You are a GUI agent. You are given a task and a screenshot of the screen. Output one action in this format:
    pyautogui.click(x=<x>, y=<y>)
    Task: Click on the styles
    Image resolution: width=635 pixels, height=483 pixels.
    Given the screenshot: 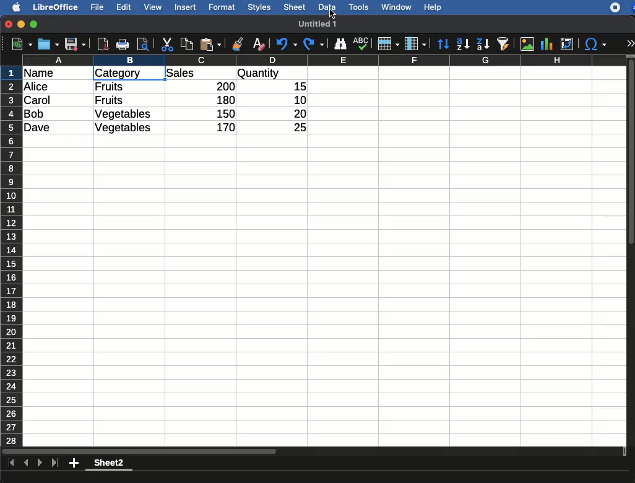 What is the action you would take?
    pyautogui.click(x=258, y=9)
    